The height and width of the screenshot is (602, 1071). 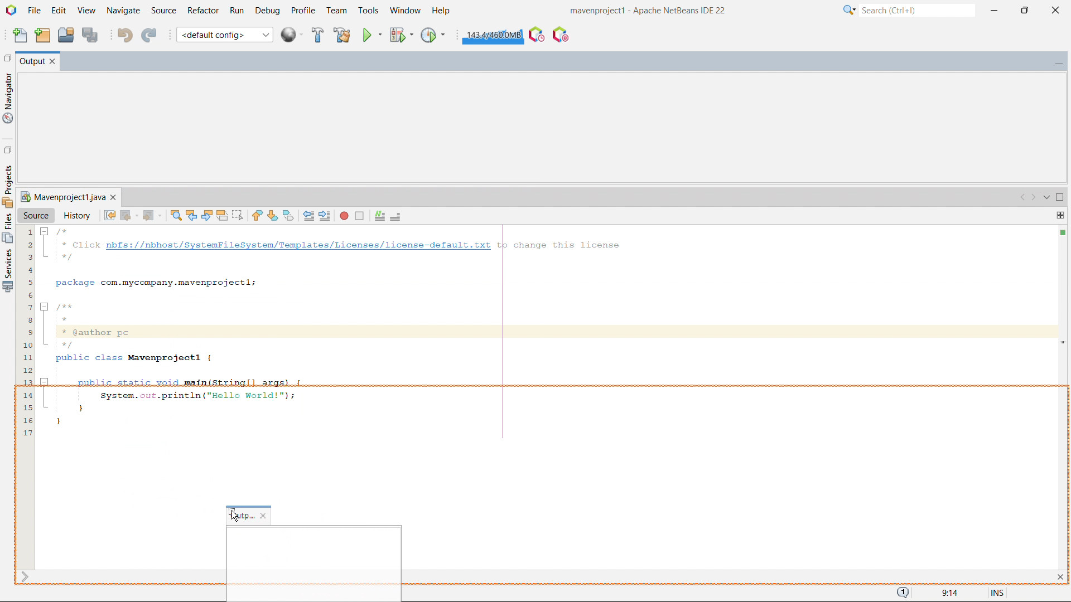 What do you see at coordinates (344, 215) in the screenshot?
I see `start macro recording ` at bounding box center [344, 215].